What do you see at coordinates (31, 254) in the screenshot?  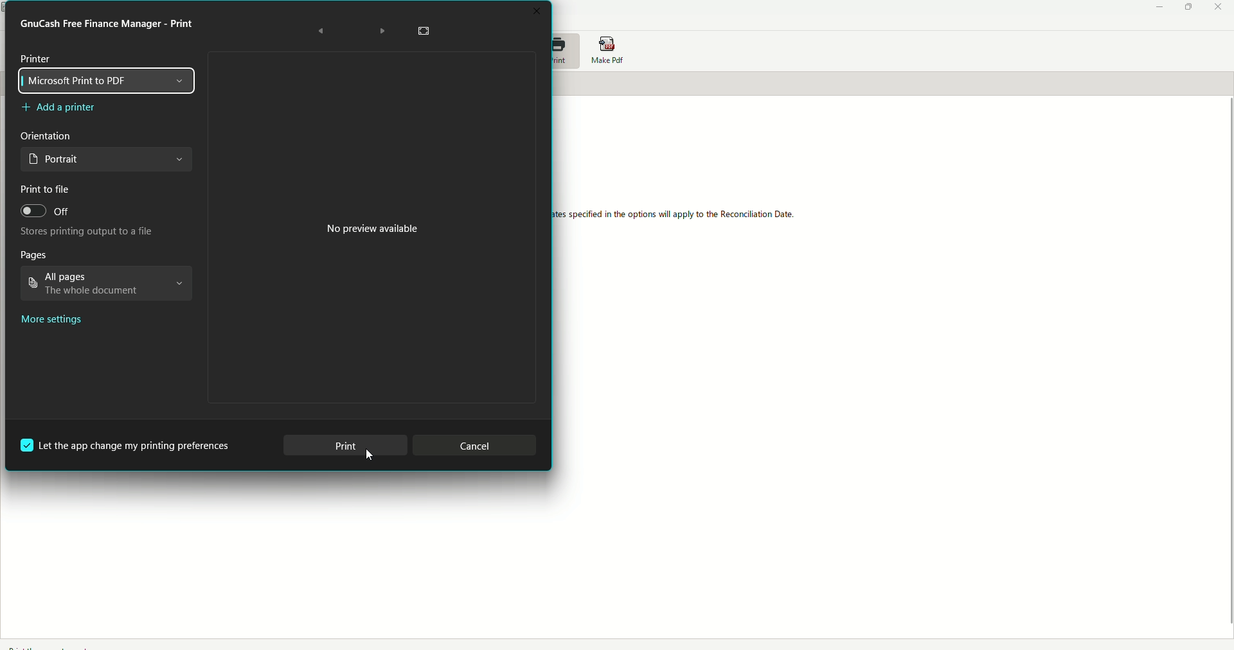 I see `Pages` at bounding box center [31, 254].